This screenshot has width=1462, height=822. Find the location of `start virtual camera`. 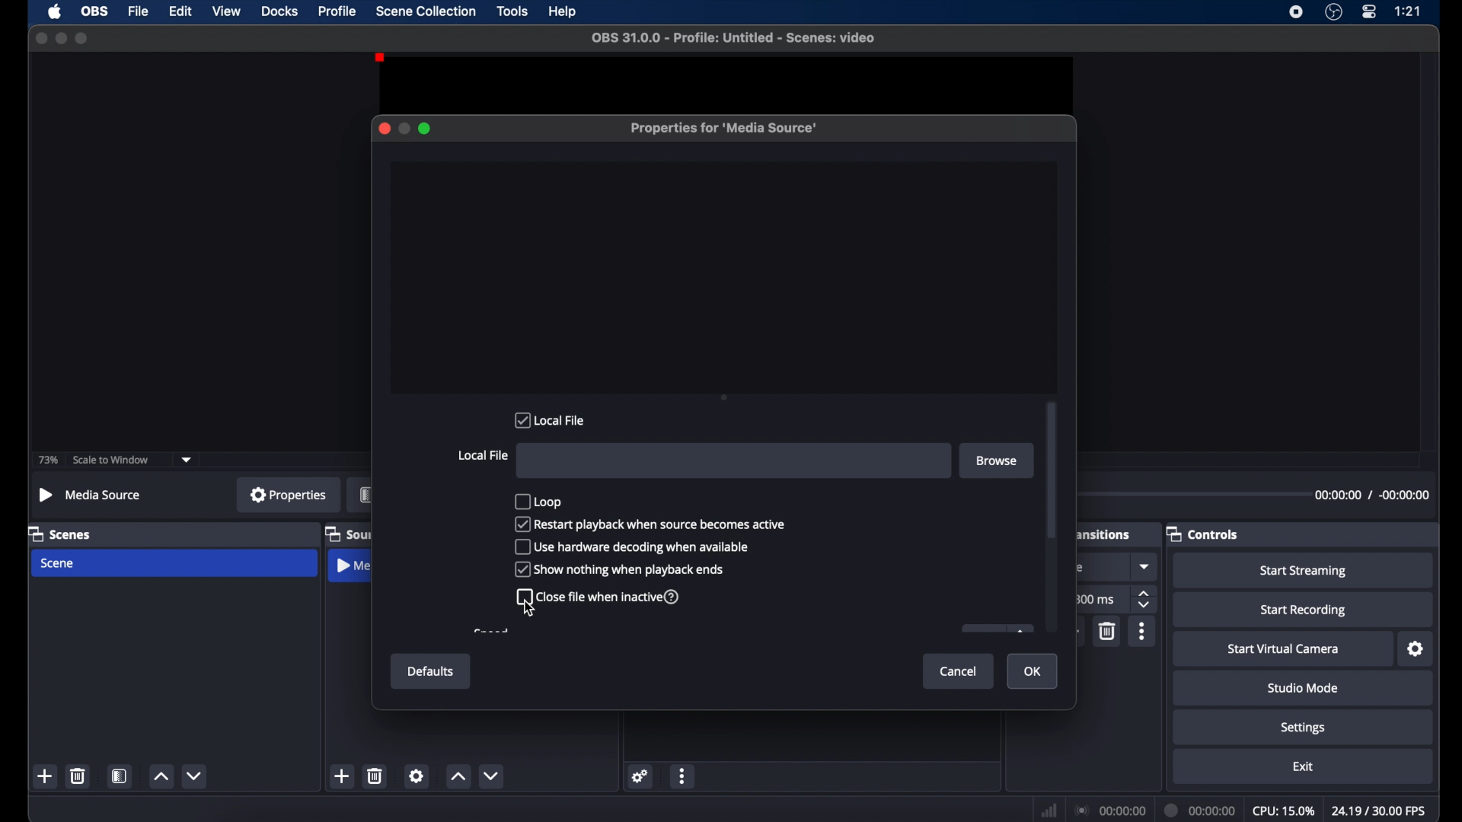

start virtual camera is located at coordinates (1280, 648).